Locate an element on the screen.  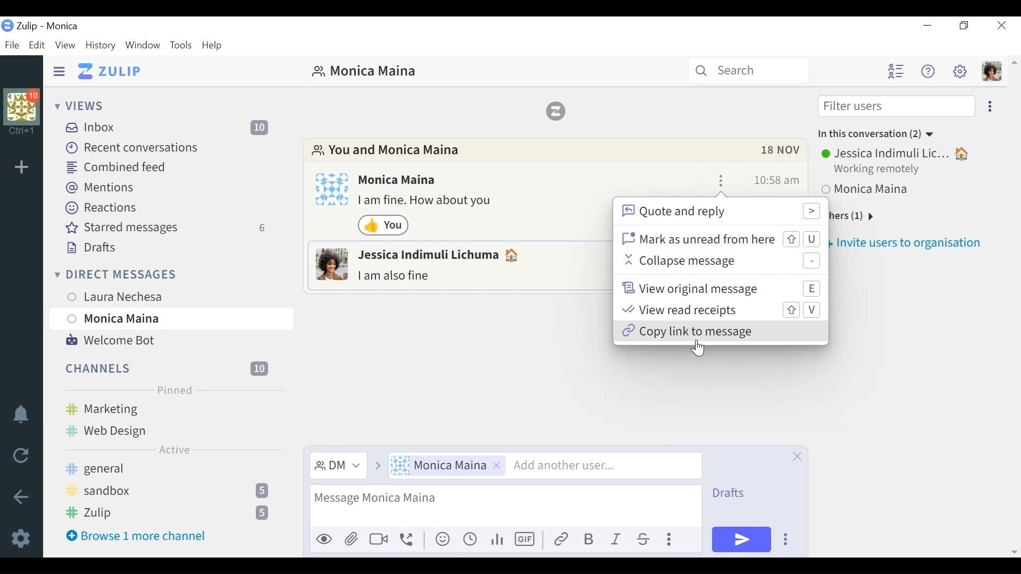
Settings is located at coordinates (22, 538).